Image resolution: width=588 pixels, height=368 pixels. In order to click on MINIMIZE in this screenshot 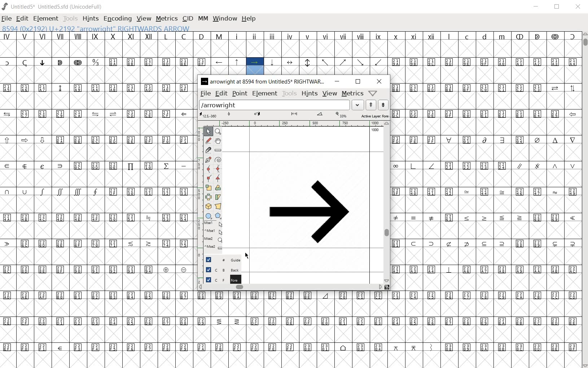, I will do `click(537, 6)`.